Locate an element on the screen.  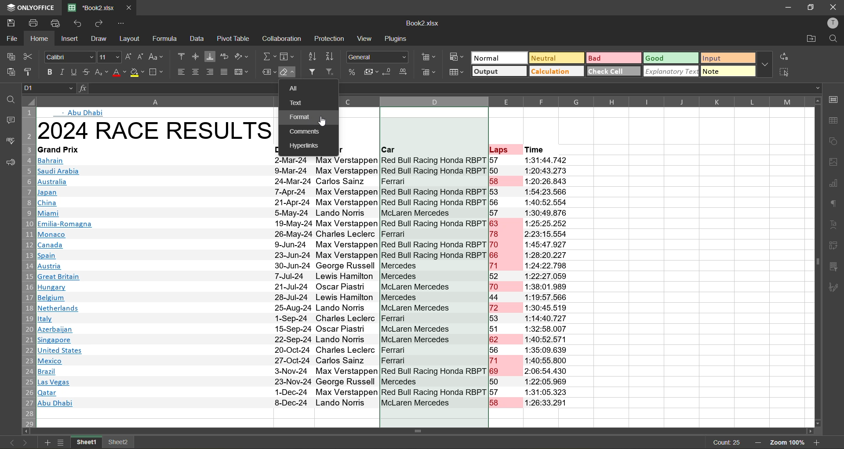
selected column is located at coordinates (433, 116).